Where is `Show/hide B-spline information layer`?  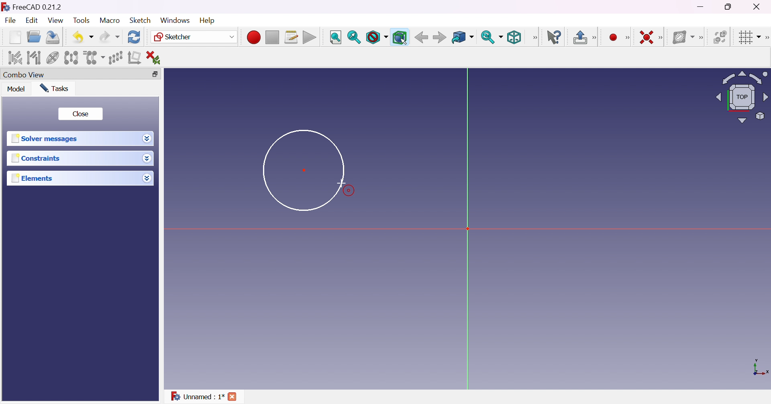
Show/hide B-spline information layer is located at coordinates (683, 38).